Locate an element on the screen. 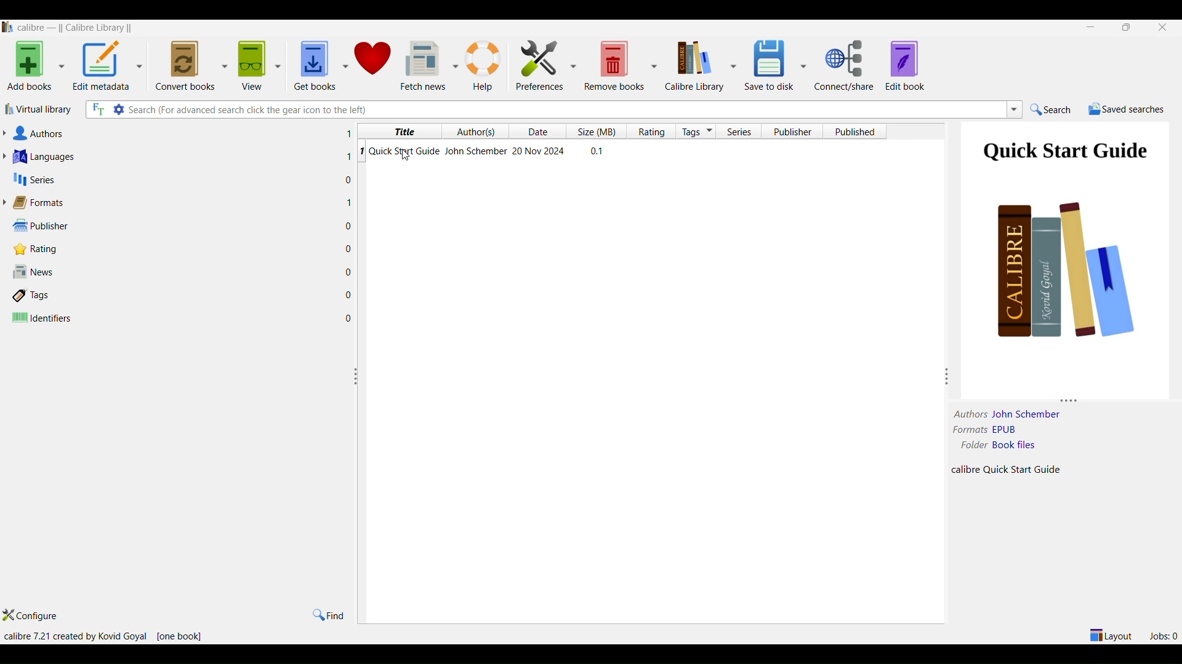 The image size is (1182, 664). close is located at coordinates (1164, 28).